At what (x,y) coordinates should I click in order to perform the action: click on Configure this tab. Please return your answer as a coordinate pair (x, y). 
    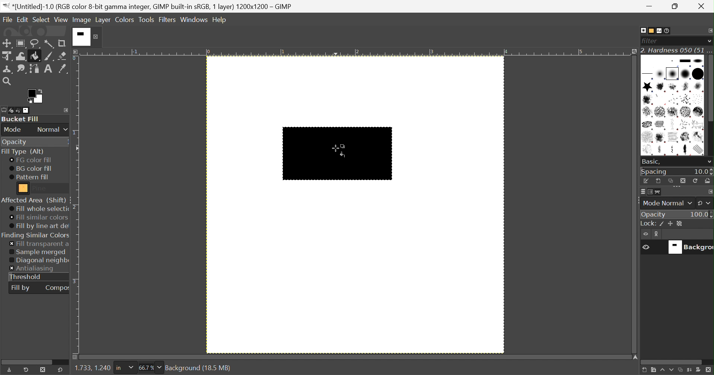
    Looking at the image, I should click on (66, 110).